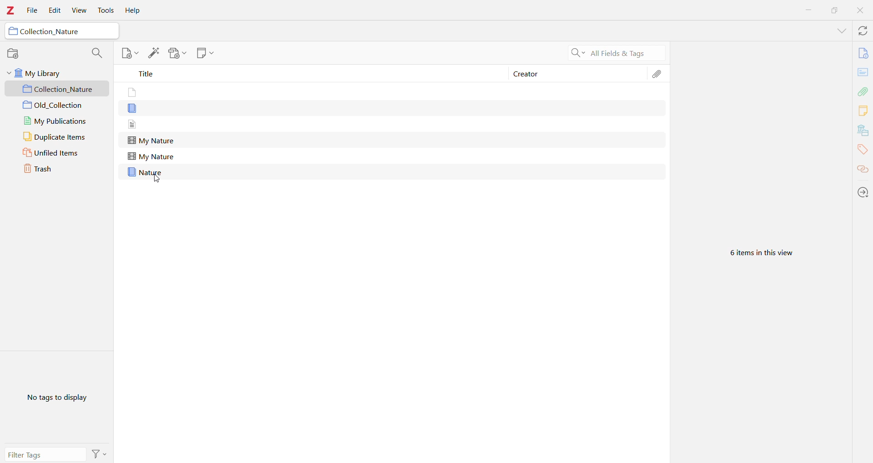 The image size is (873, 463). What do you see at coordinates (862, 11) in the screenshot?
I see `Close` at bounding box center [862, 11].